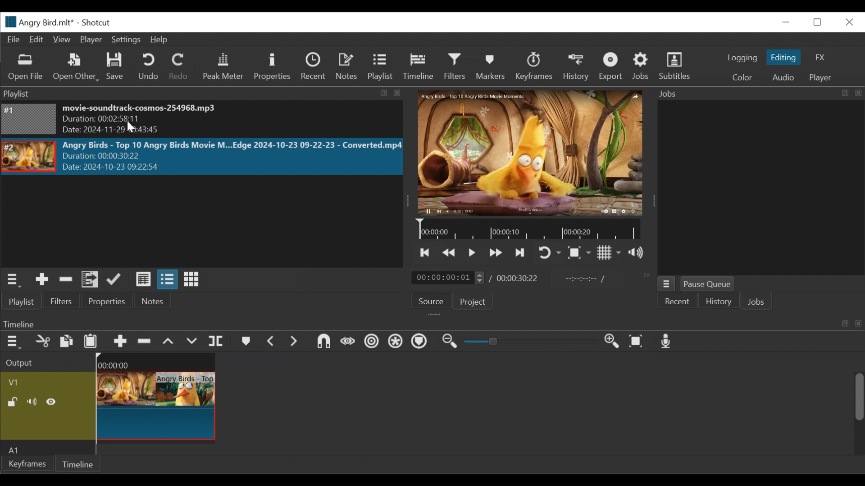  Describe the element at coordinates (98, 22) in the screenshot. I see `Shotcut` at that location.